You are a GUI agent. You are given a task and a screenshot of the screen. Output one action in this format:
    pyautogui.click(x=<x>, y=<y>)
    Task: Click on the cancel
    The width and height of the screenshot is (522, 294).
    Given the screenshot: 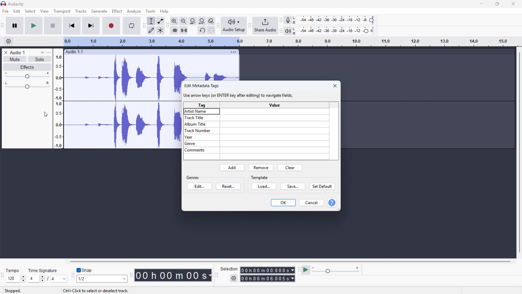 What is the action you would take?
    pyautogui.click(x=312, y=203)
    